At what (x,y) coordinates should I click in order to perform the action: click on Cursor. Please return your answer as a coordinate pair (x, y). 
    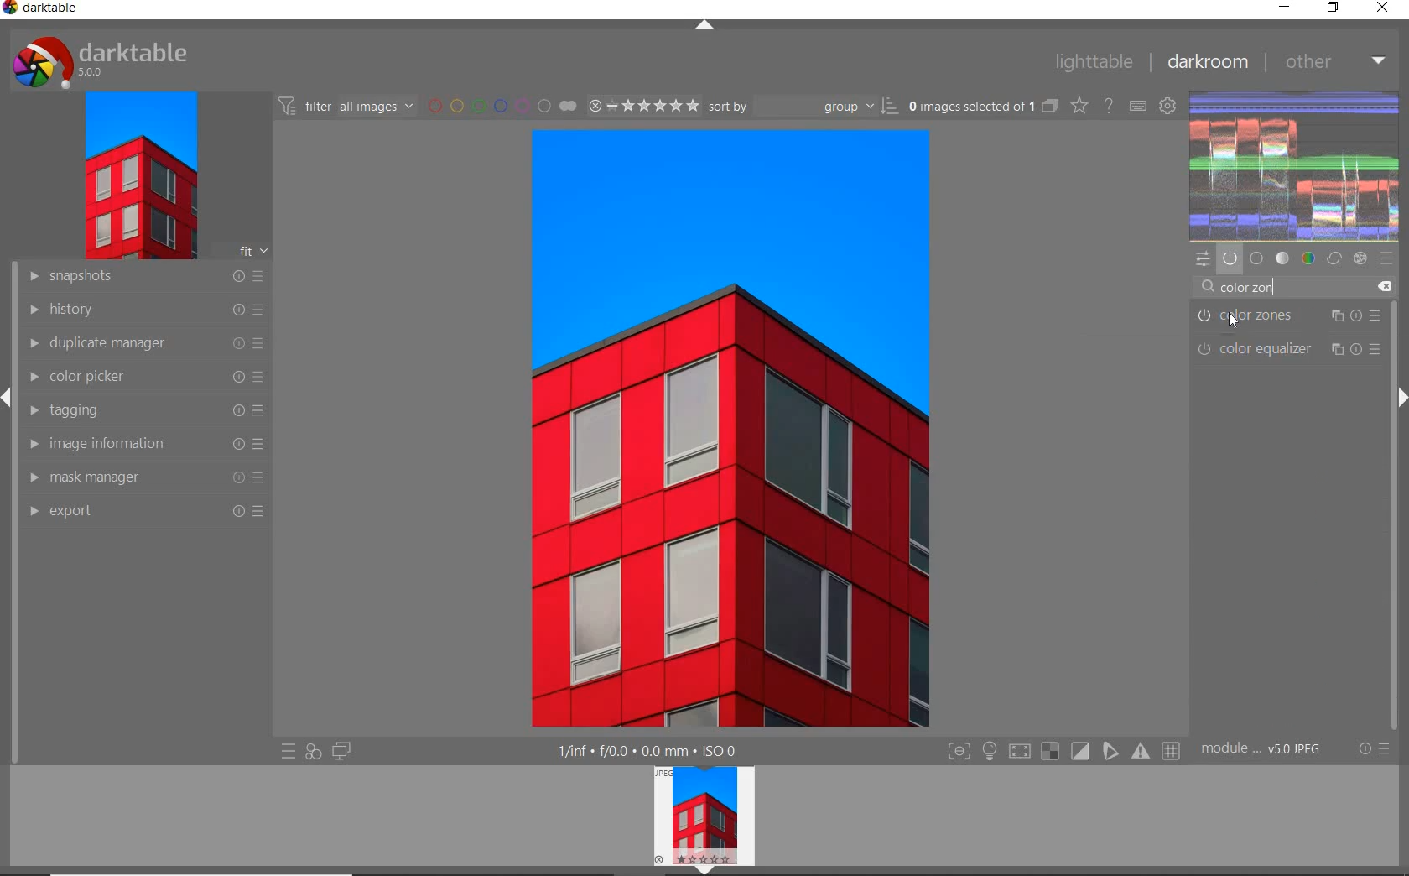
    Looking at the image, I should click on (1241, 323).